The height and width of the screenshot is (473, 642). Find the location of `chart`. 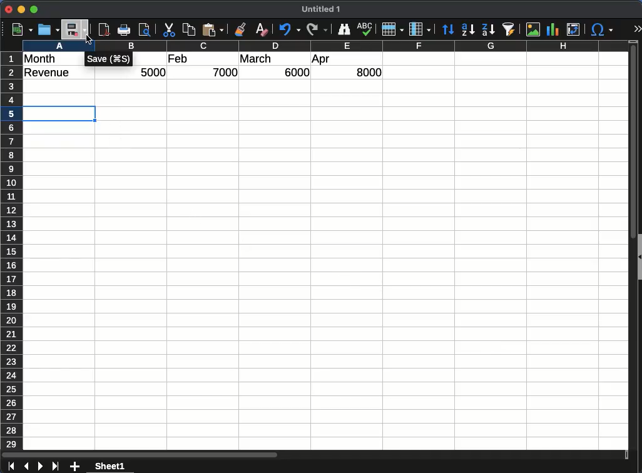

chart is located at coordinates (551, 29).